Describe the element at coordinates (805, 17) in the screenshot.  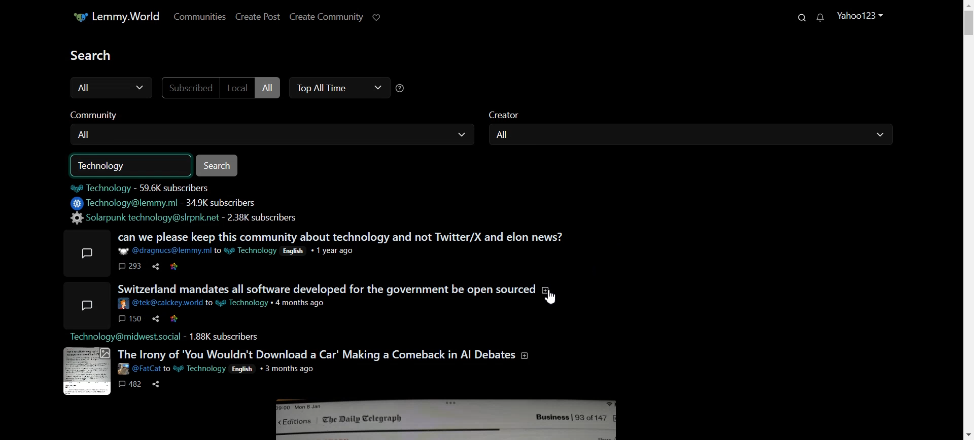
I see `Search` at that location.